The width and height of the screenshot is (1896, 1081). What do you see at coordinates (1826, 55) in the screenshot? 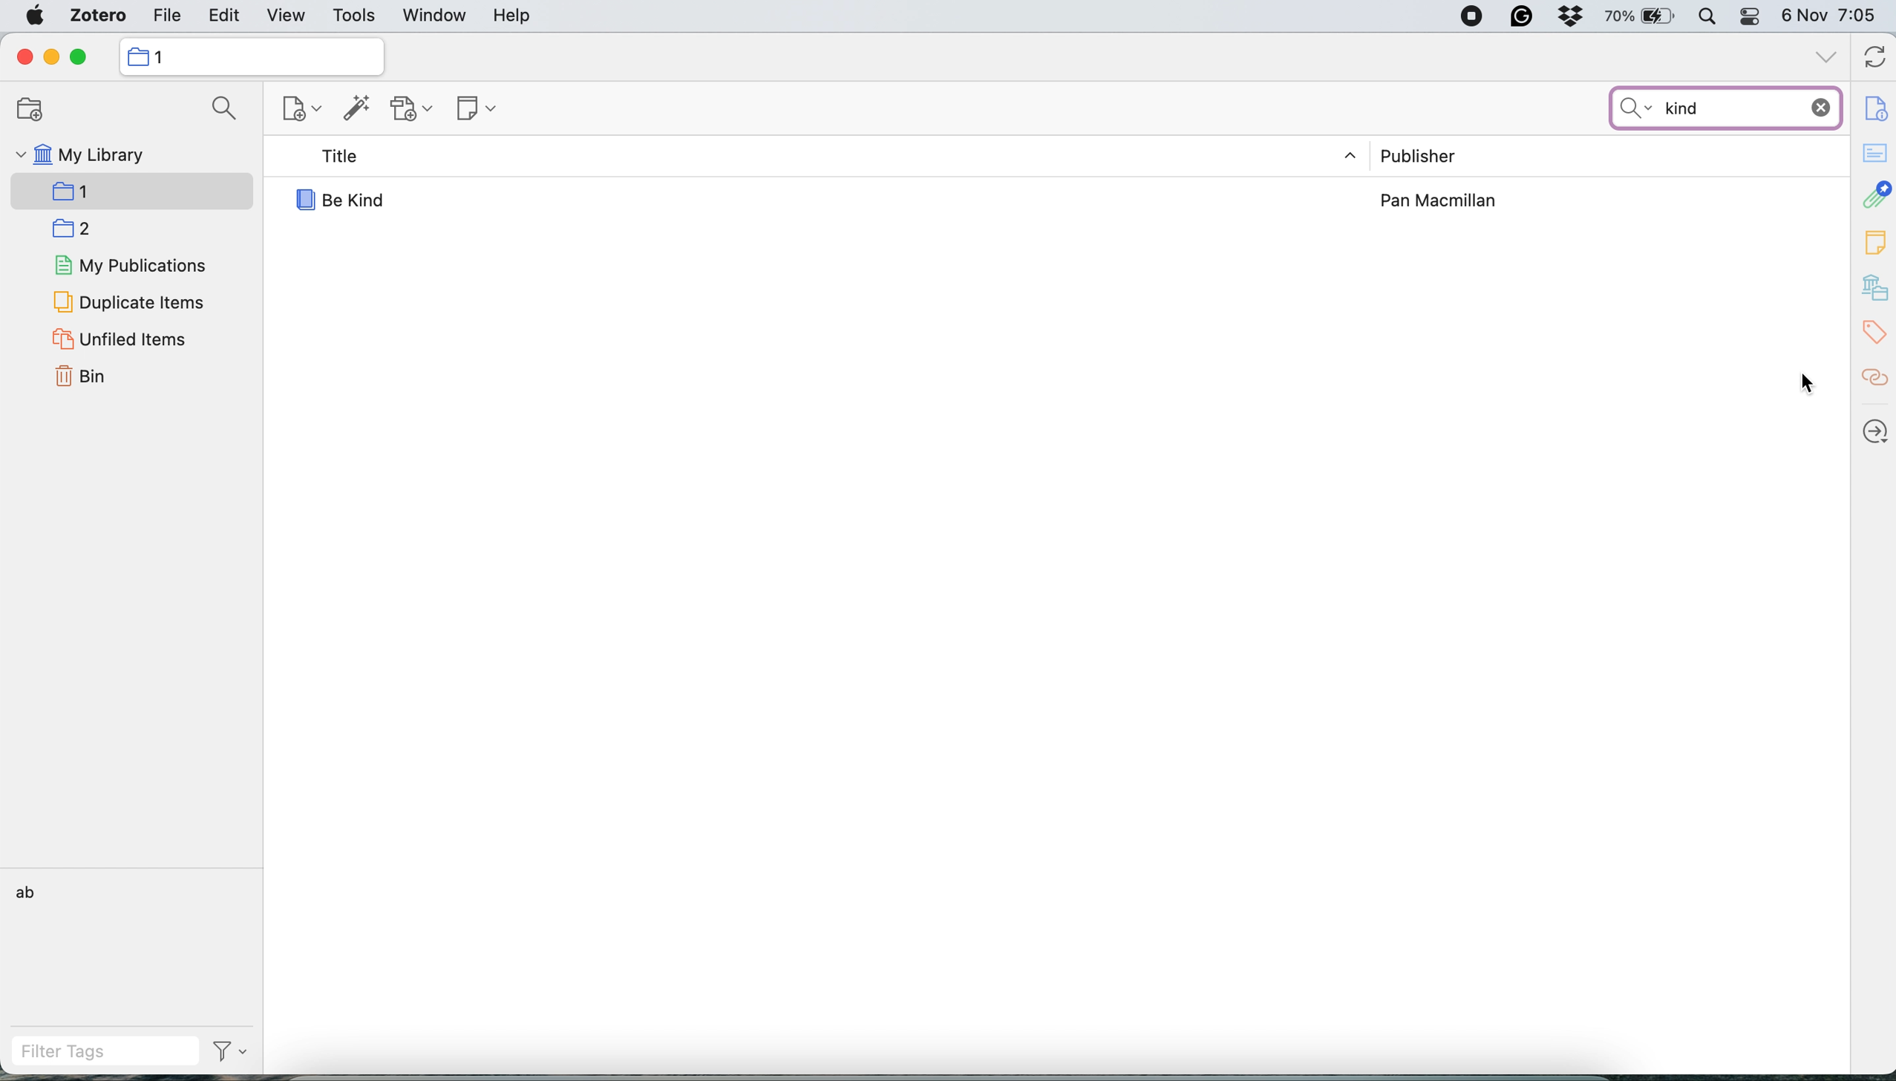
I see `collapse all tabs` at bounding box center [1826, 55].